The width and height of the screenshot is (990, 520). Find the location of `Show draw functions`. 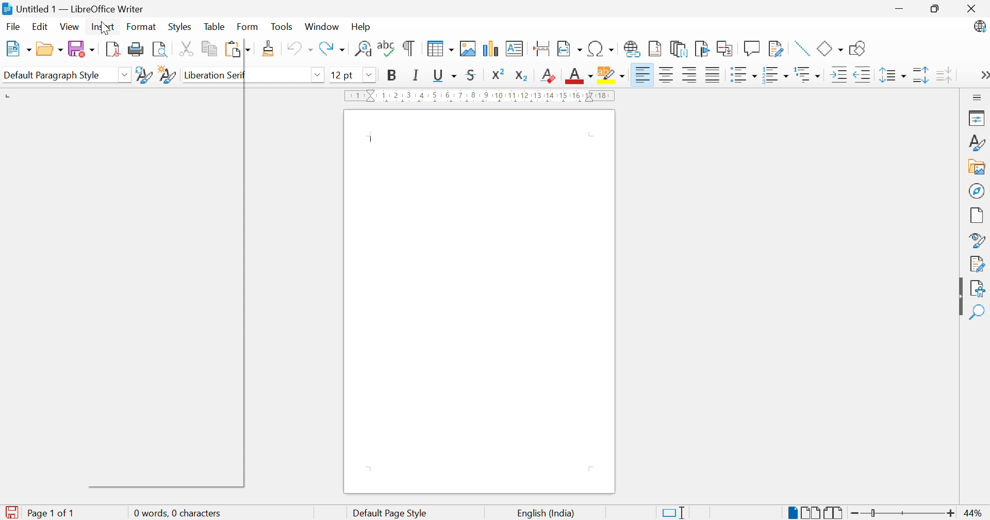

Show draw functions is located at coordinates (857, 48).